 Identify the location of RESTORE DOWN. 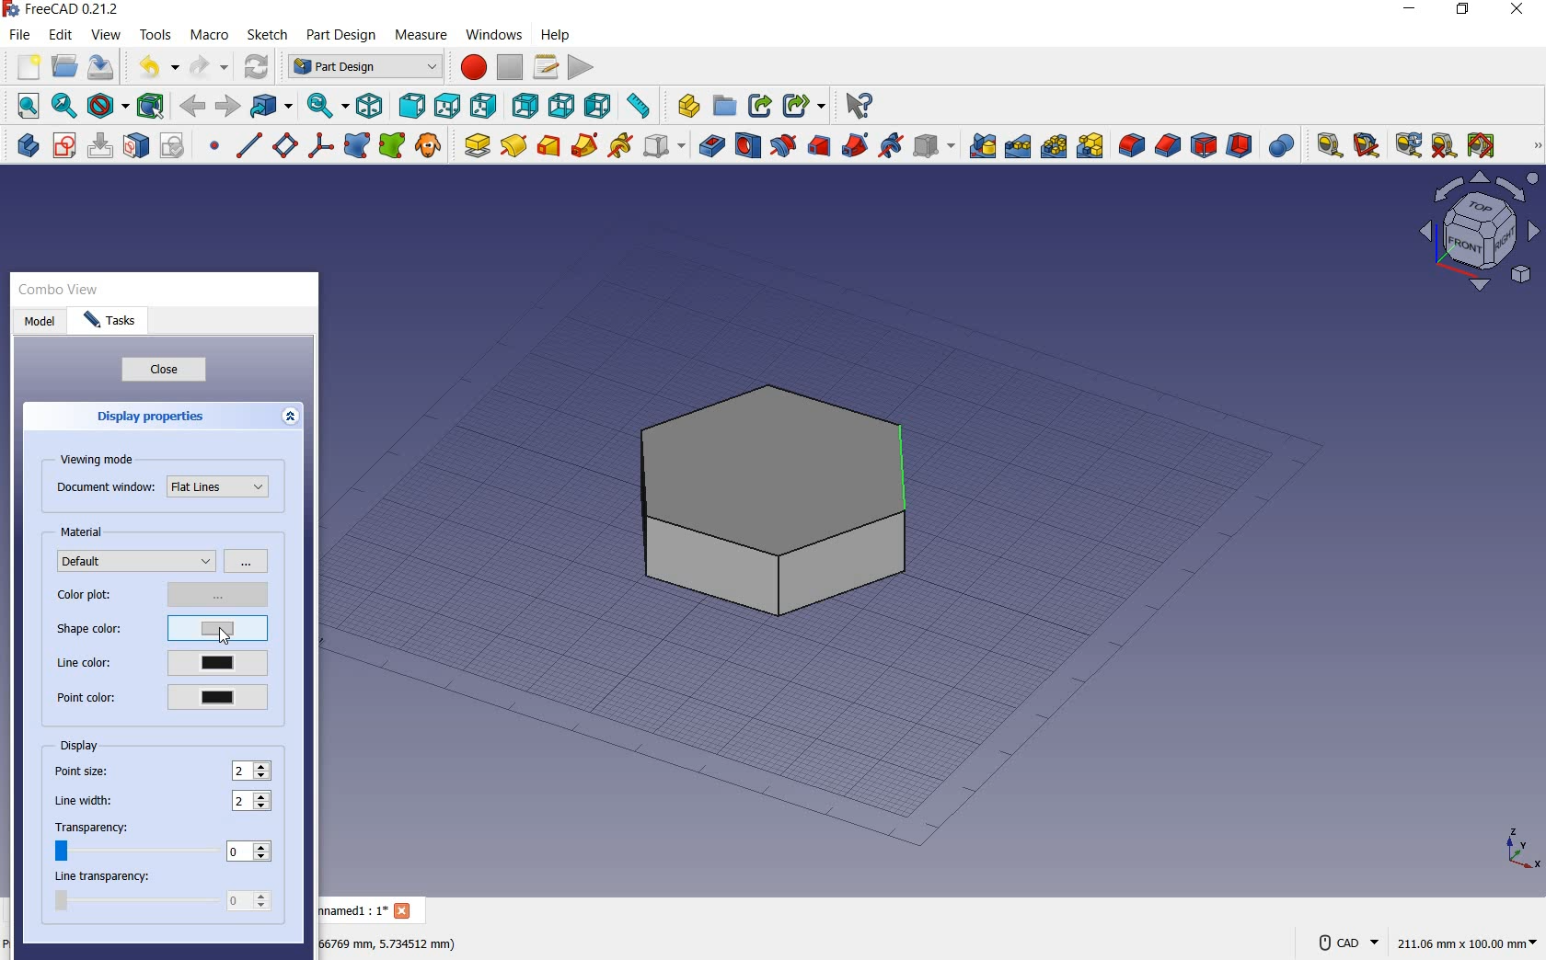
(1464, 12).